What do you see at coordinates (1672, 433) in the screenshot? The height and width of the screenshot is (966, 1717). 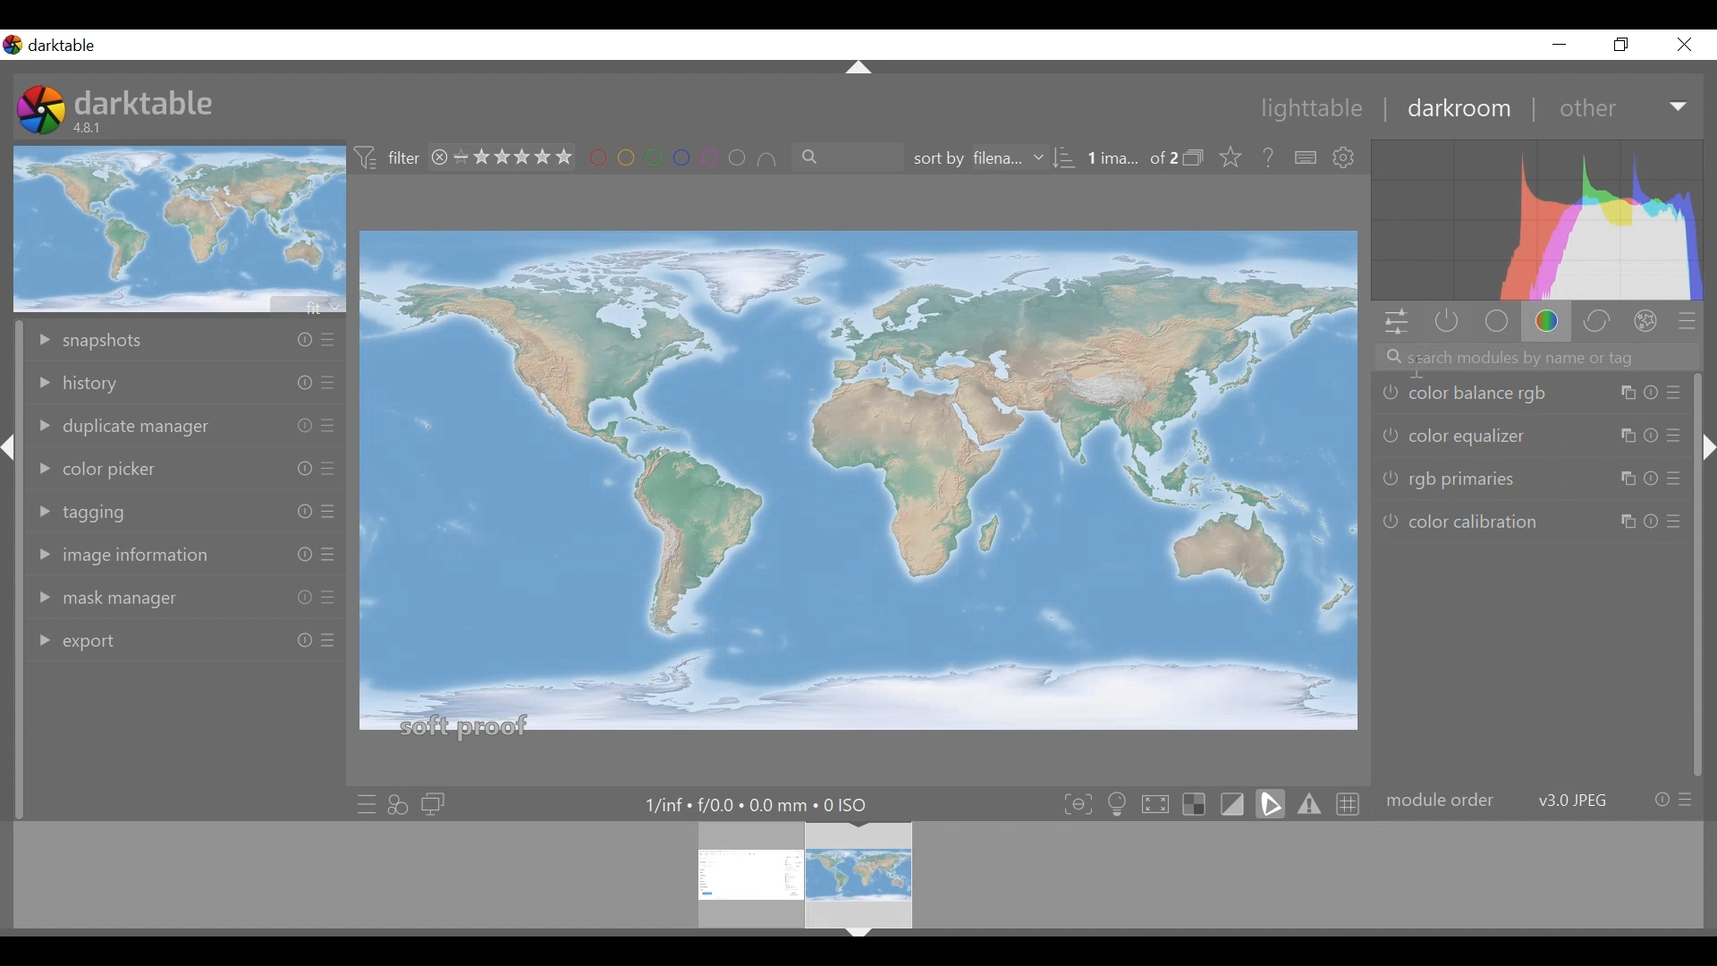 I see `` at bounding box center [1672, 433].